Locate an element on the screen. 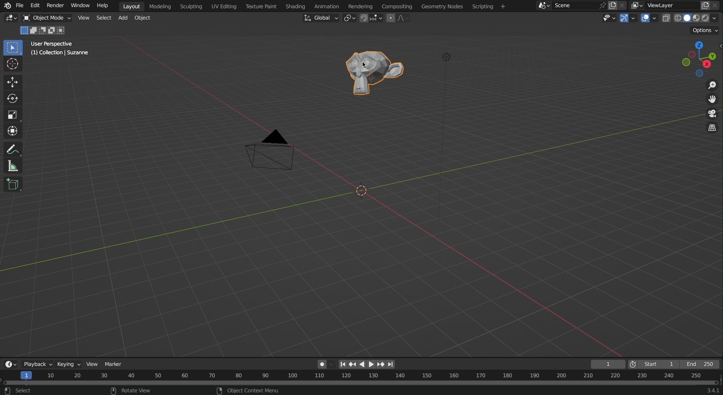 Image resolution: width=723 pixels, height=395 pixels. Show Gizmo is located at coordinates (628, 18).